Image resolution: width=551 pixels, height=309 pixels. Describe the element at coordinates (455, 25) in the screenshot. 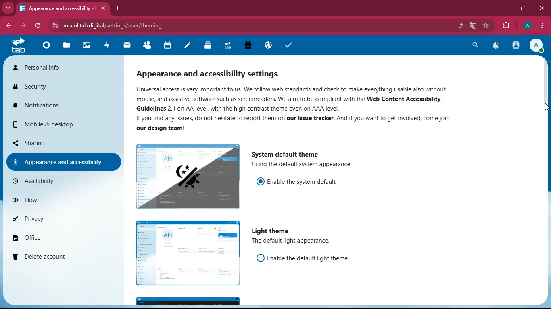

I see `desktop` at that location.